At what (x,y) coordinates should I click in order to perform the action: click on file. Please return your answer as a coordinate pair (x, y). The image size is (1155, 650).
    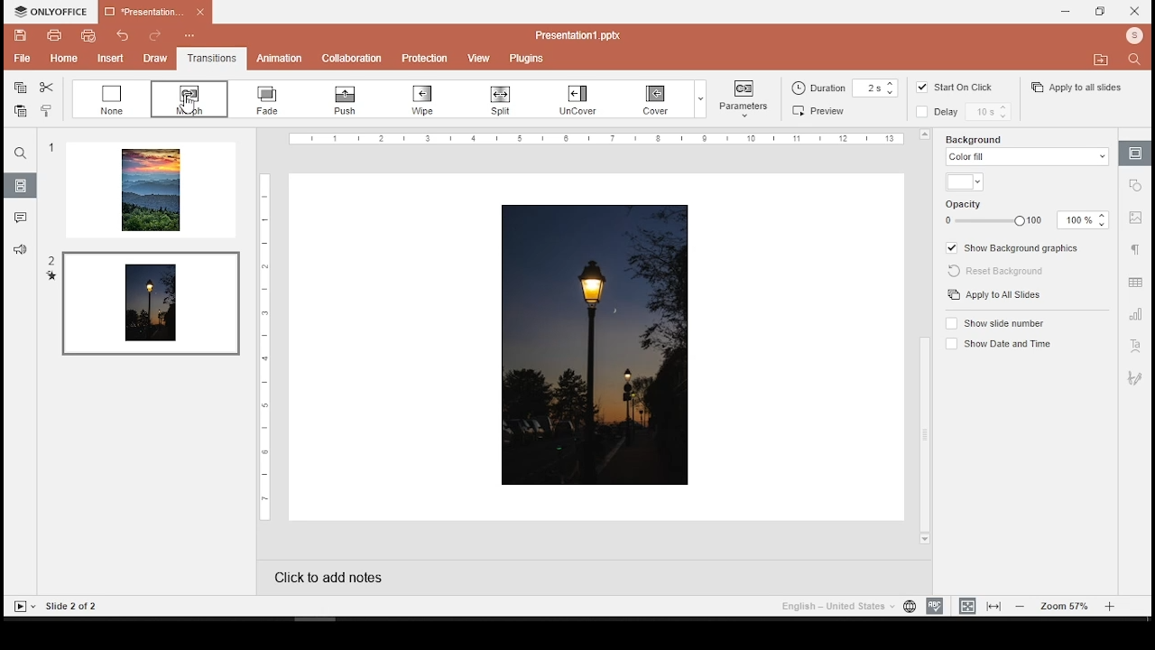
    Looking at the image, I should click on (19, 59).